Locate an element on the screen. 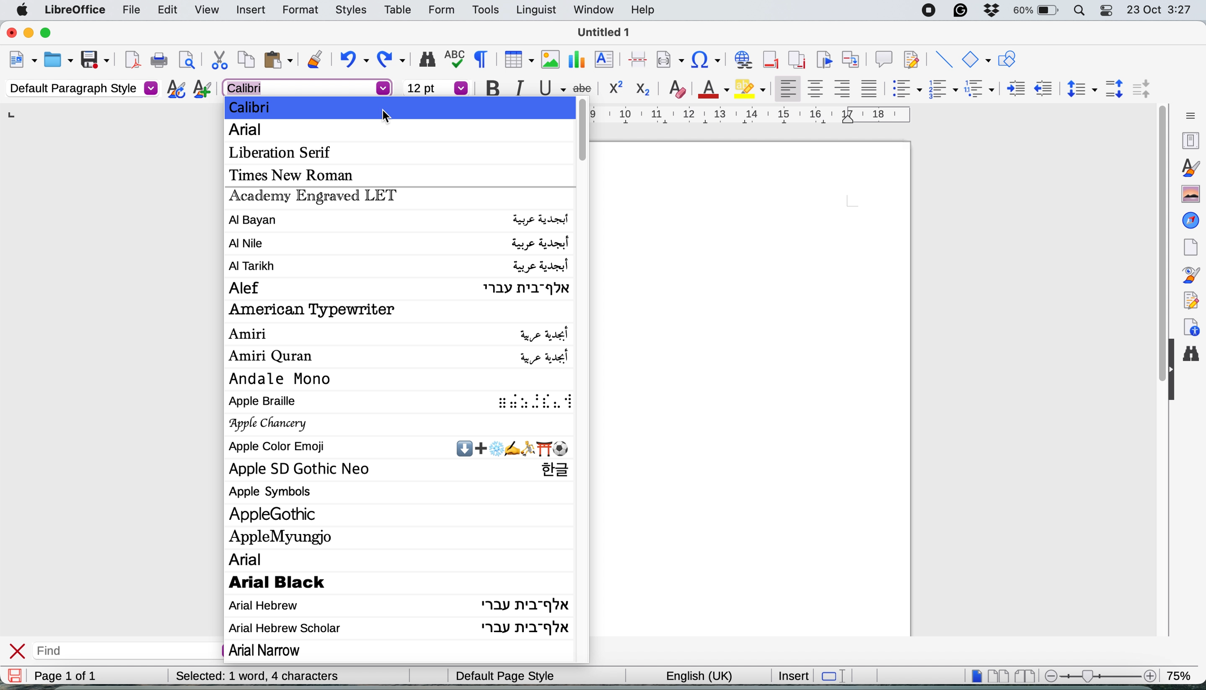 Image resolution: width=1206 pixels, height=690 pixels. clone formatting is located at coordinates (314, 59).